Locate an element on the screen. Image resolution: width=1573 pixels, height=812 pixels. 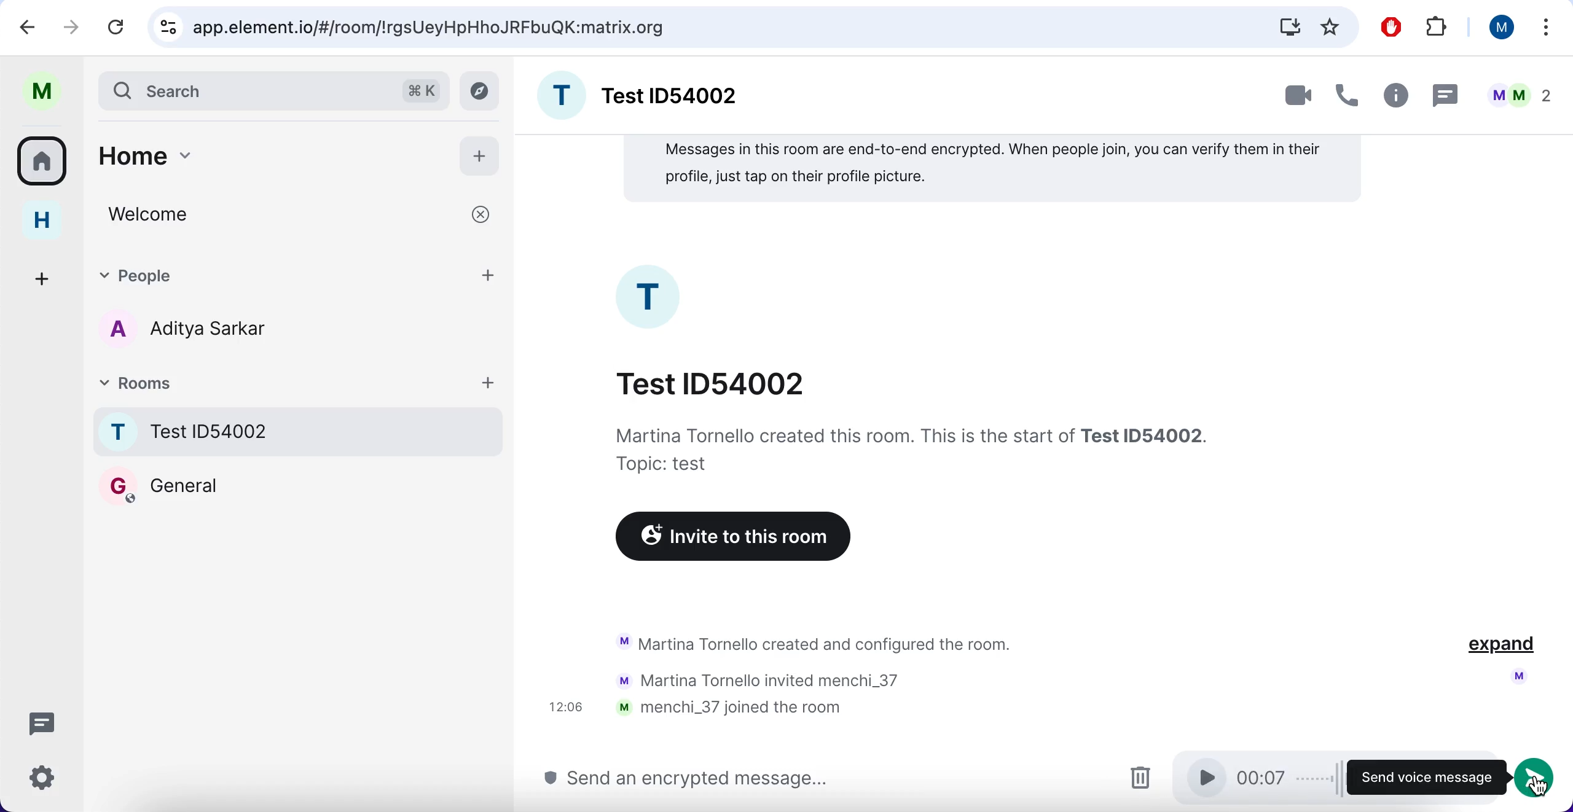
search is located at coordinates (242, 90).